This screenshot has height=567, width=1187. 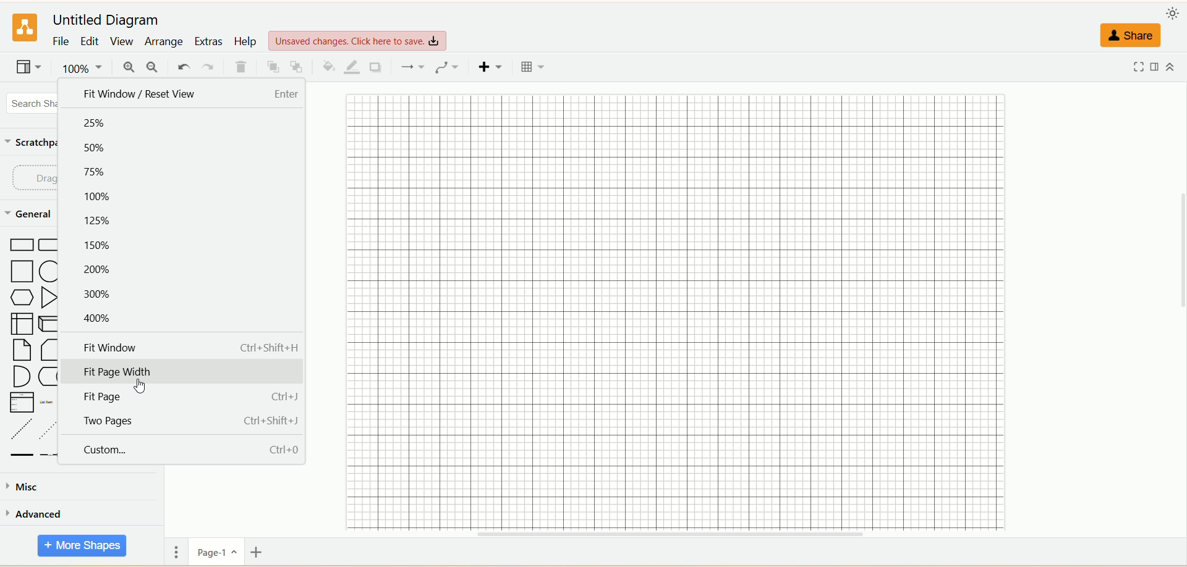 What do you see at coordinates (35, 141) in the screenshot?
I see `~ Scratchp:` at bounding box center [35, 141].